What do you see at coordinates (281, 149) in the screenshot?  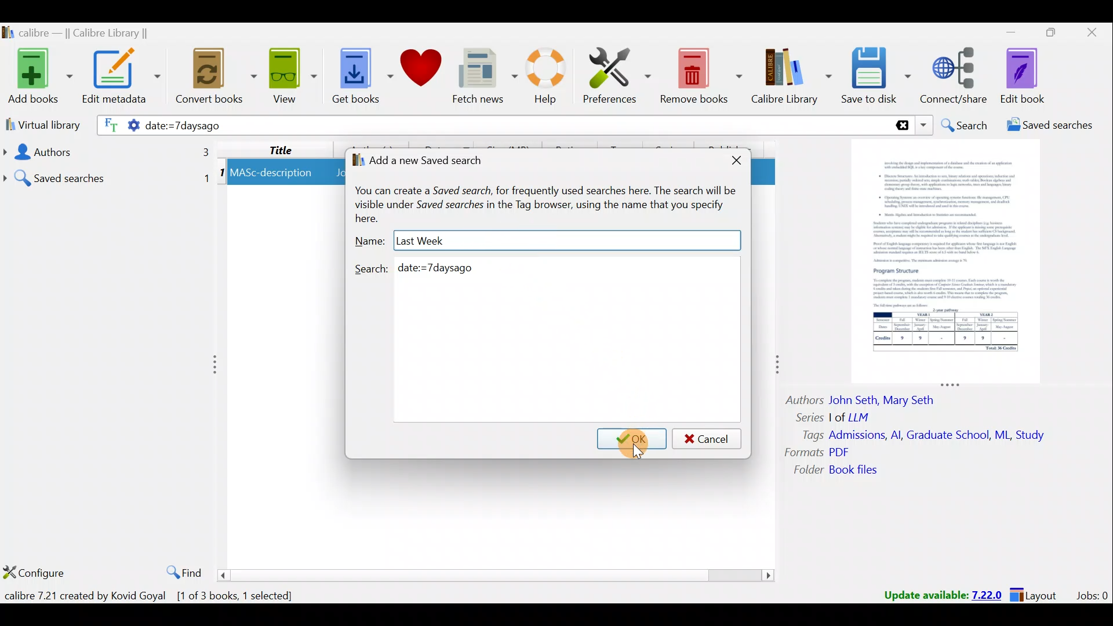 I see `Title` at bounding box center [281, 149].